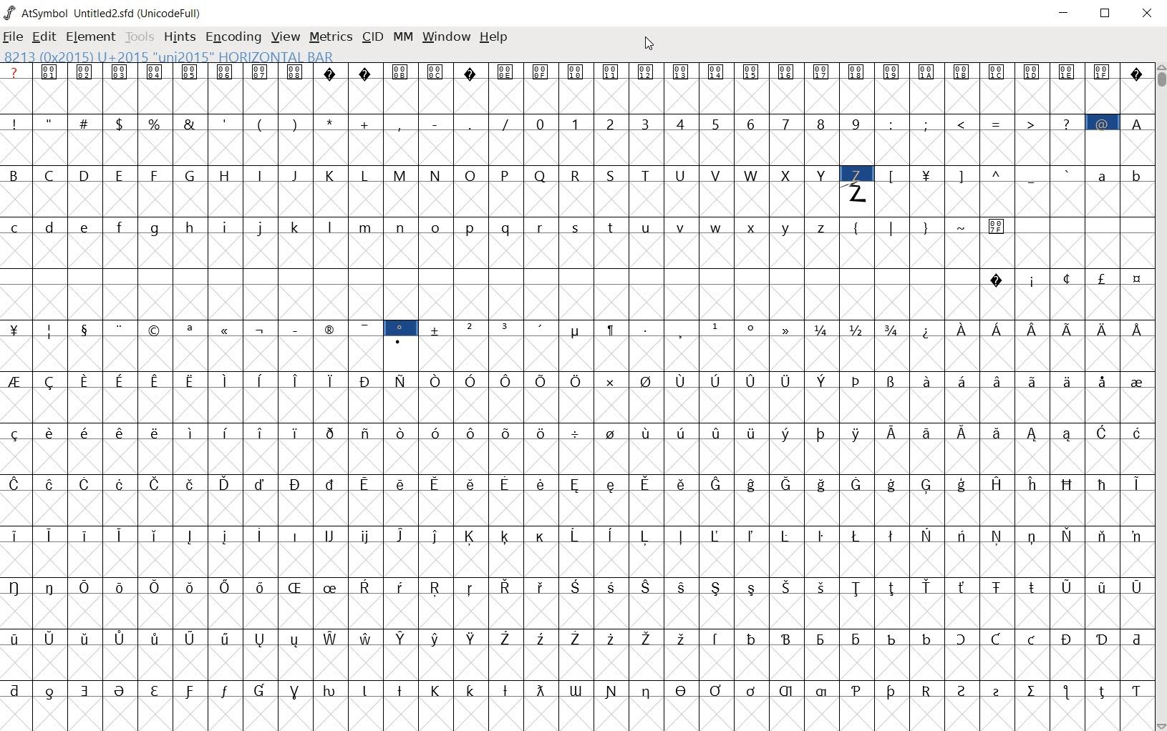  I want to click on CID, so click(372, 36).